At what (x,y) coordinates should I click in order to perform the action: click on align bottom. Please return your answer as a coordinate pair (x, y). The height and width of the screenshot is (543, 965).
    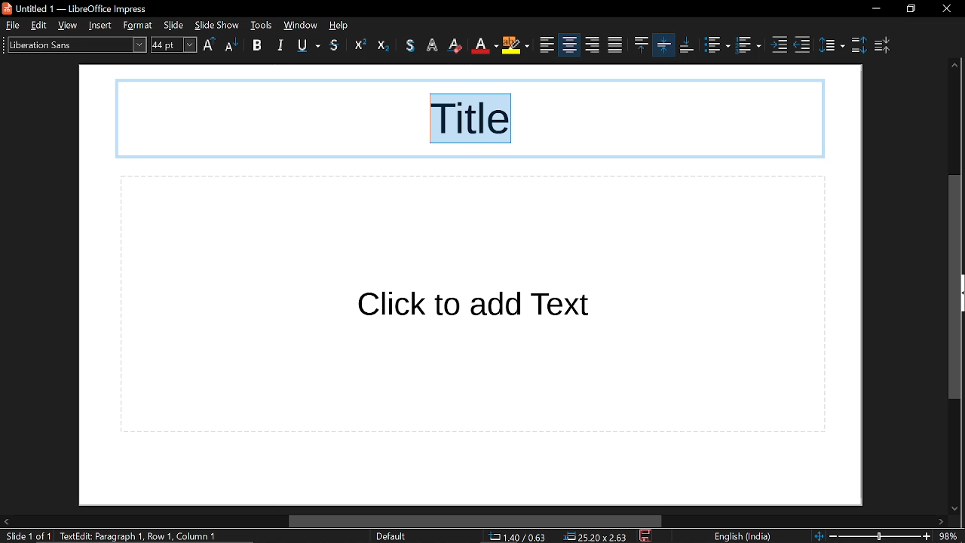
    Looking at the image, I should click on (687, 45).